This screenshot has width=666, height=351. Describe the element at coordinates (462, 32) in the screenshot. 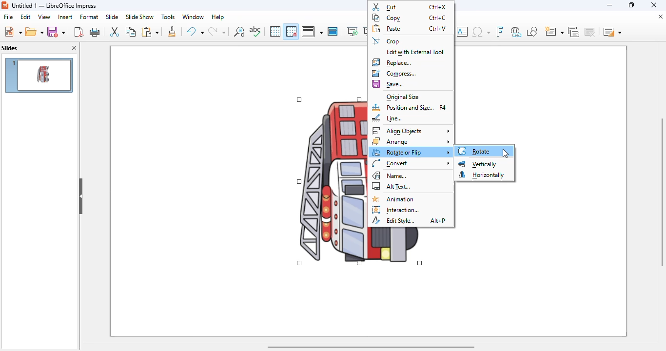

I see `insert text box` at that location.